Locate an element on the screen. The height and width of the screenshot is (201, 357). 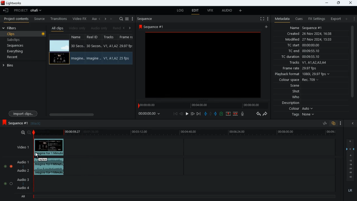
tags is located at coordinates (302, 116).